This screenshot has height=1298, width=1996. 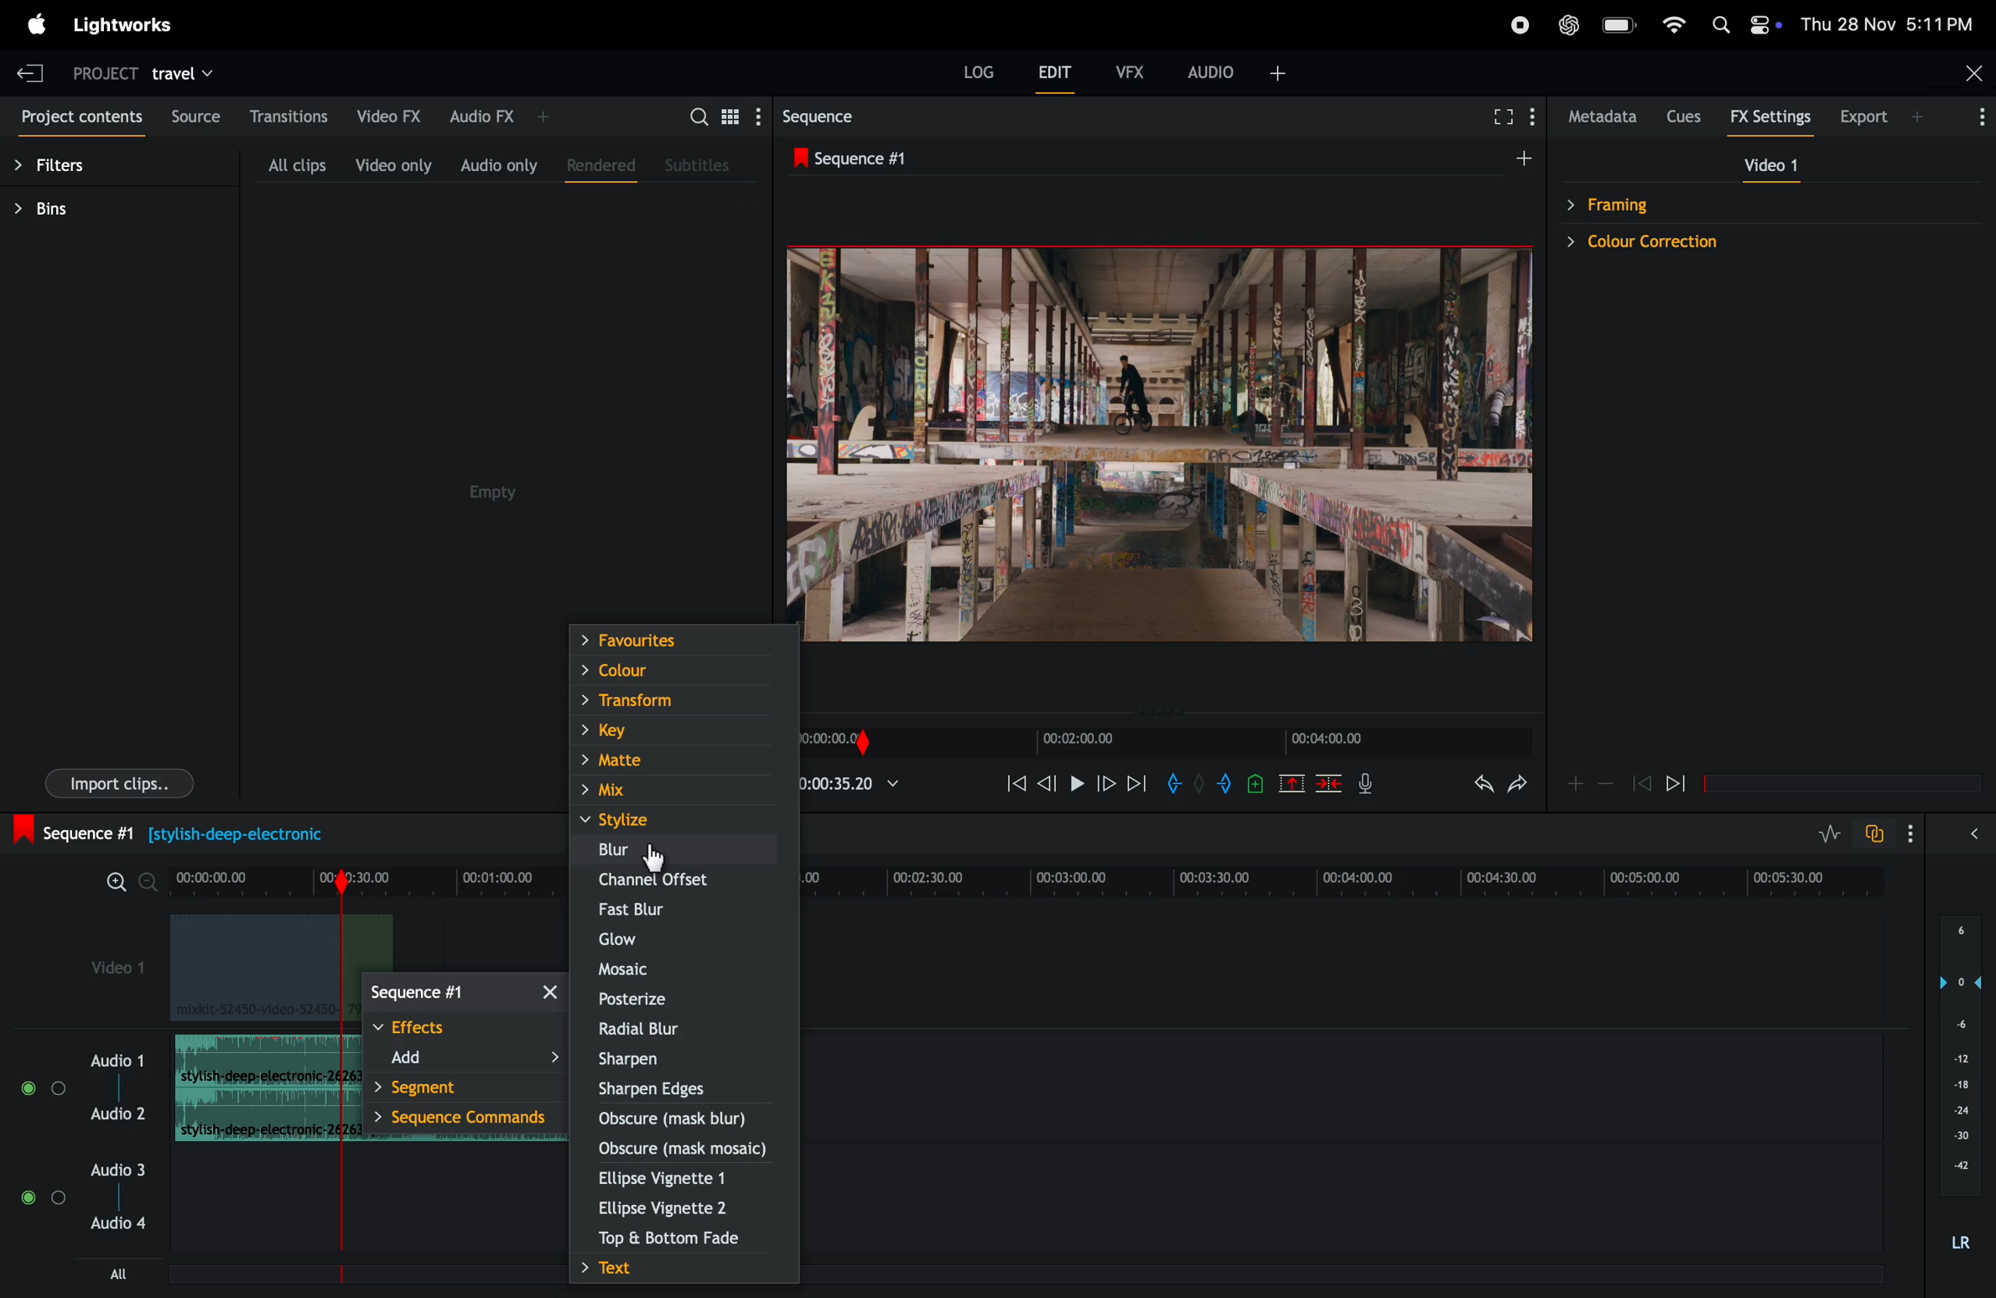 I want to click on text, so click(x=677, y=1269).